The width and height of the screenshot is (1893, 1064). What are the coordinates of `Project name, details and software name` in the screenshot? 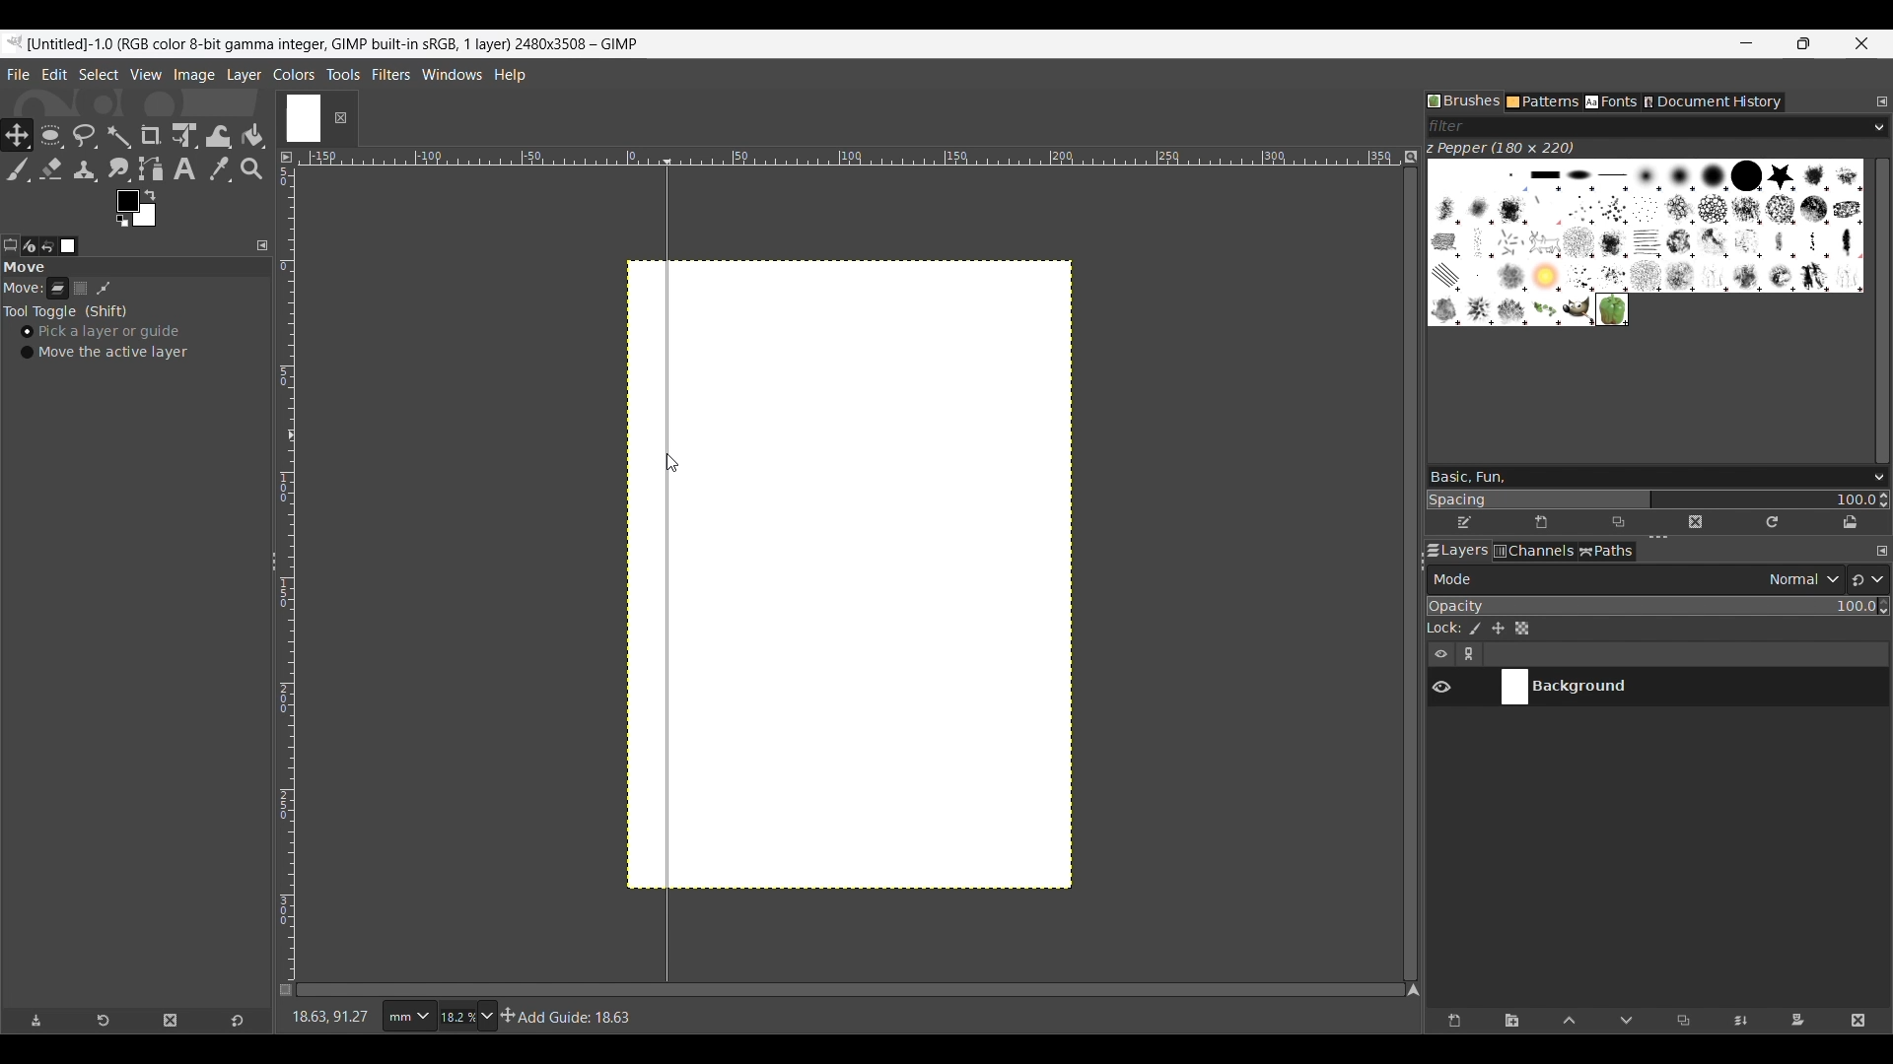 It's located at (339, 44).